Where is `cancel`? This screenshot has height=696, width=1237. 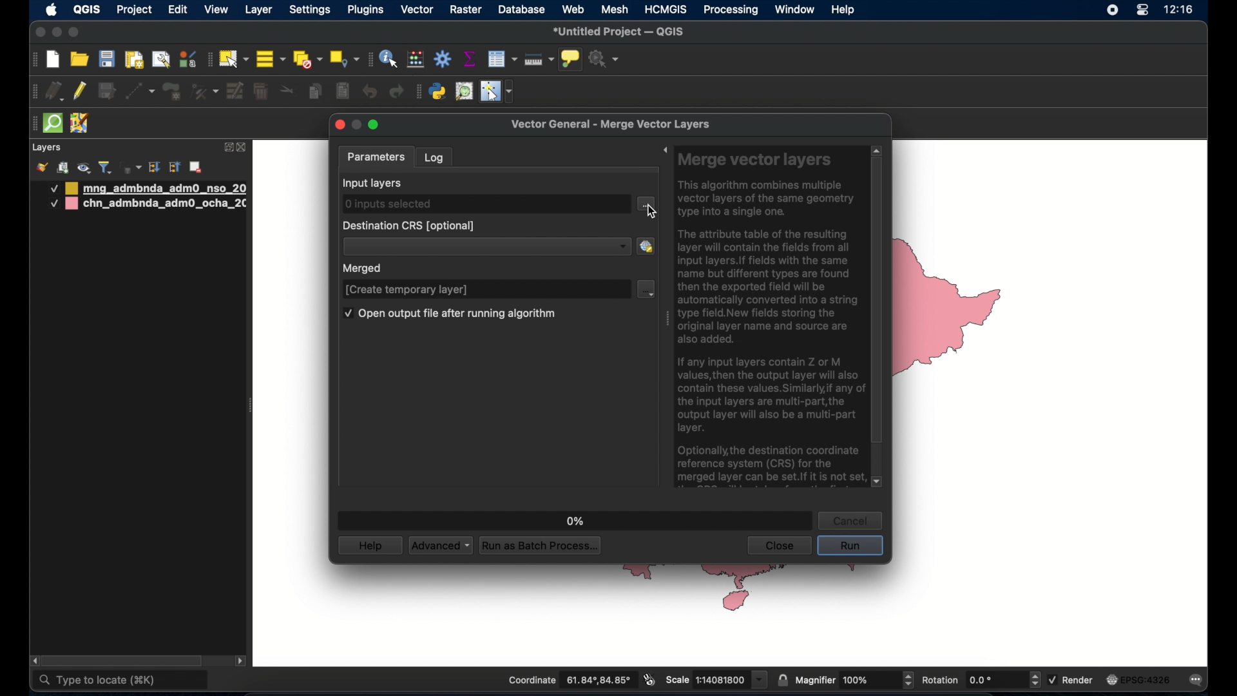 cancel is located at coordinates (852, 520).